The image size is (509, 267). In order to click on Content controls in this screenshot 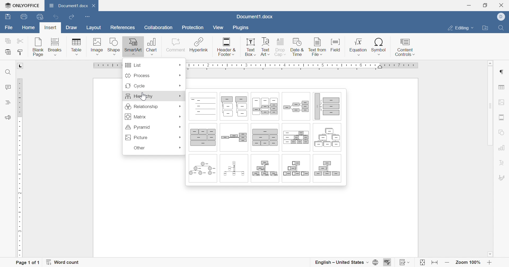, I will do `click(406, 47)`.